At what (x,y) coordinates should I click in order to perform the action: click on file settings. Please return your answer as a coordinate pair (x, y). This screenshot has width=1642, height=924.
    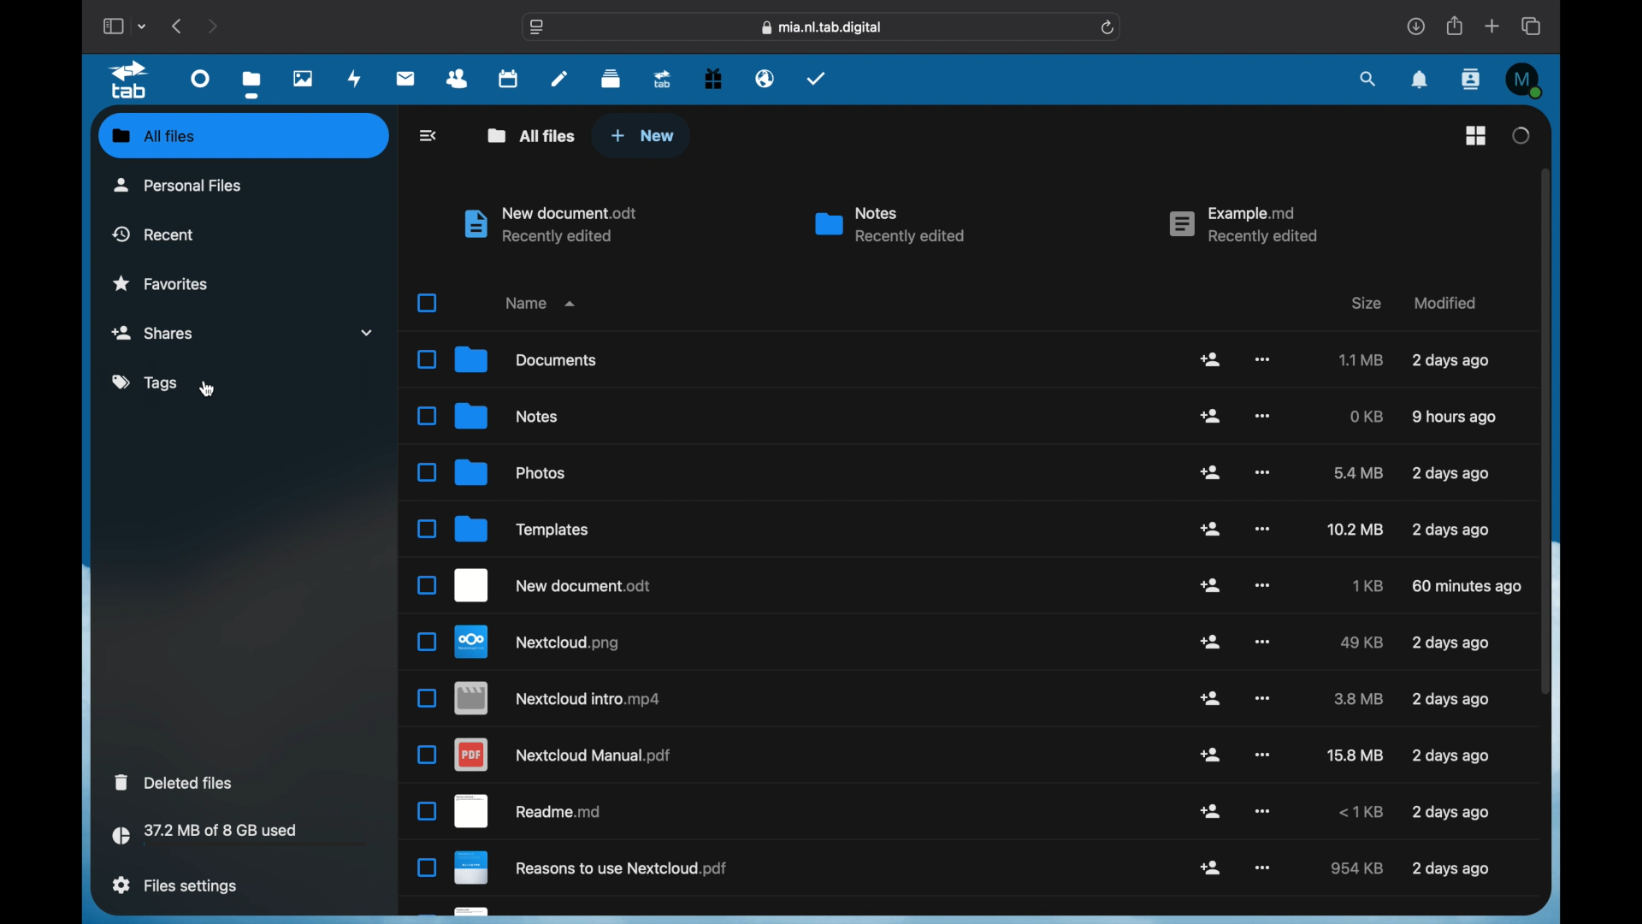
    Looking at the image, I should click on (175, 885).